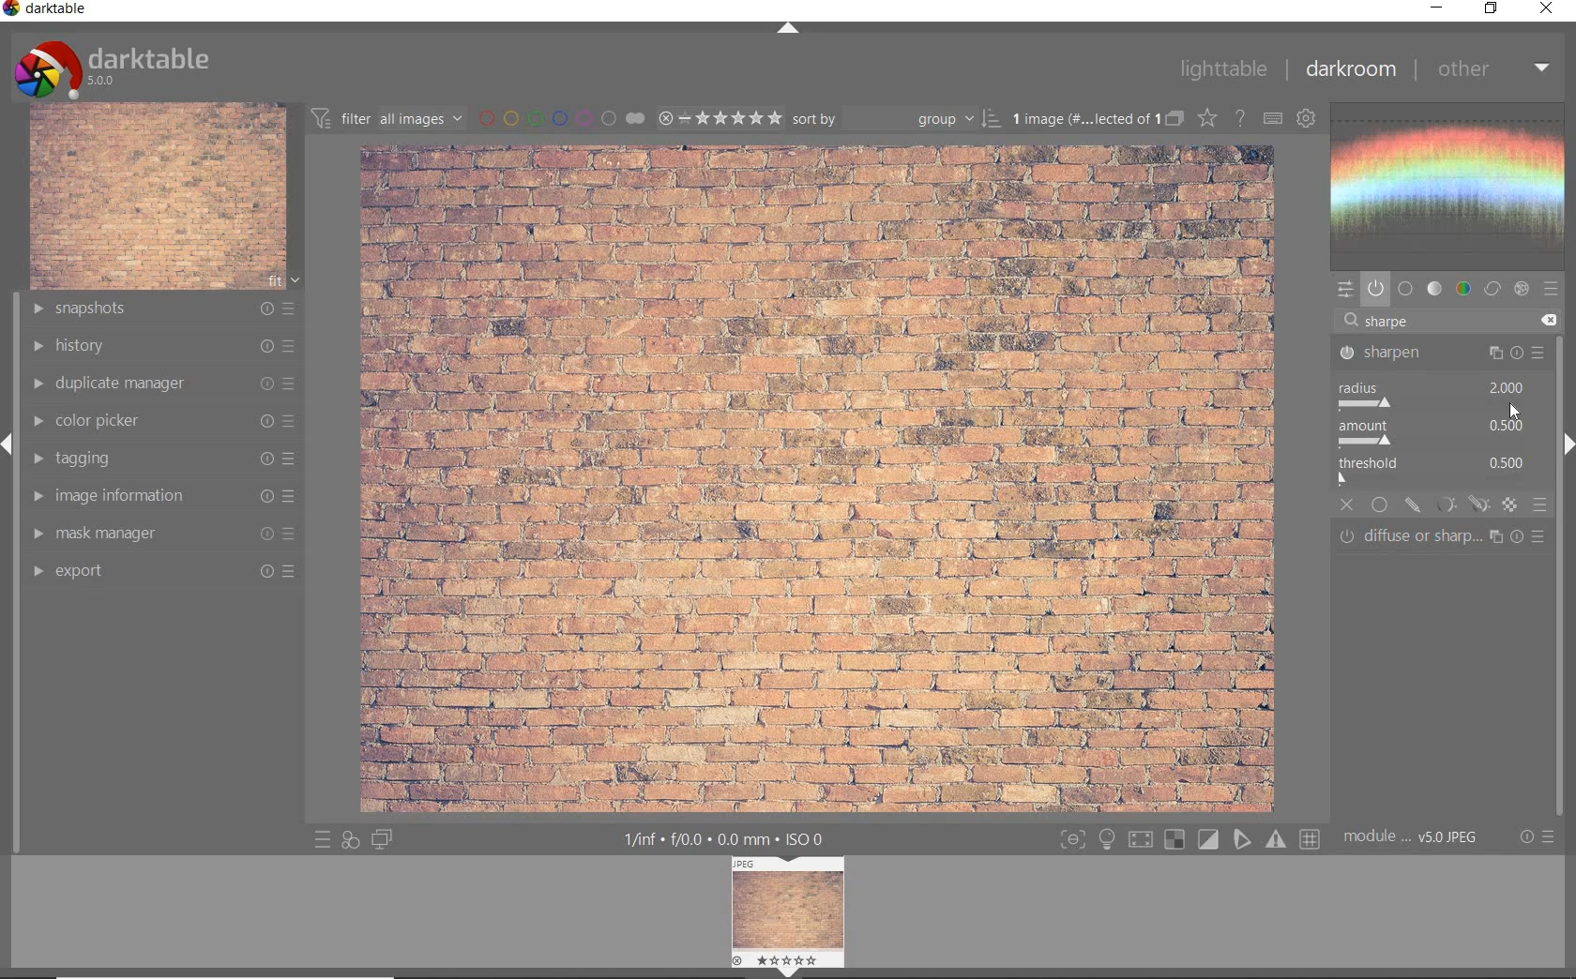  I want to click on tagging, so click(166, 459).